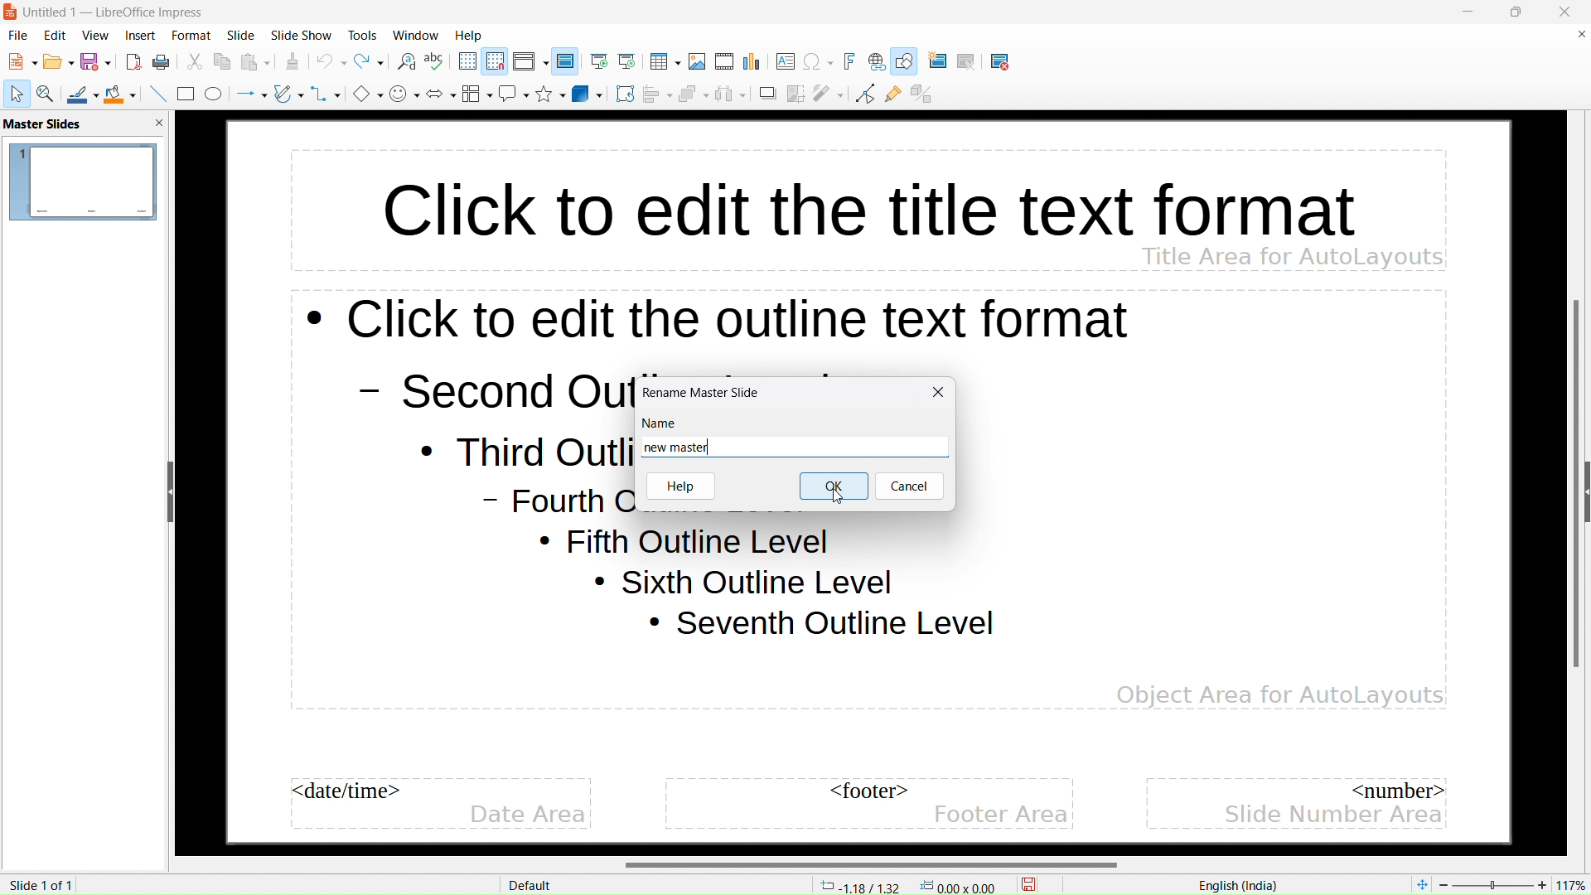 This screenshot has height=895, width=1591. I want to click on maximize, so click(1515, 12).